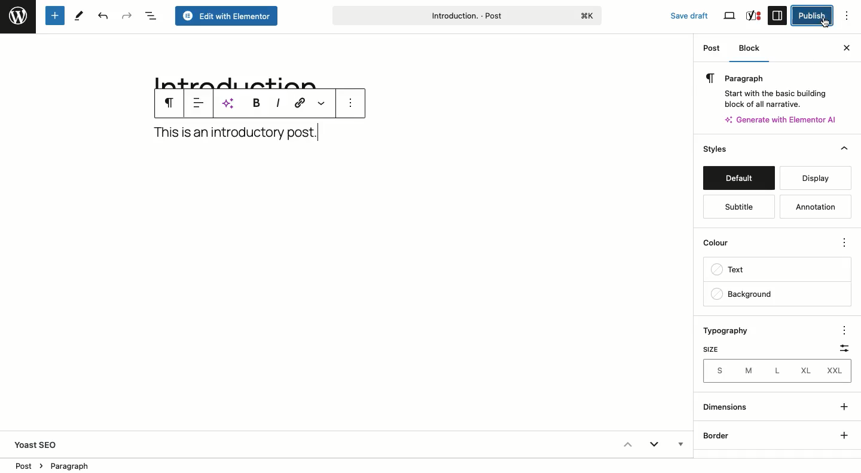 This screenshot has height=473, width=861. Describe the element at coordinates (718, 436) in the screenshot. I see `Border` at that location.